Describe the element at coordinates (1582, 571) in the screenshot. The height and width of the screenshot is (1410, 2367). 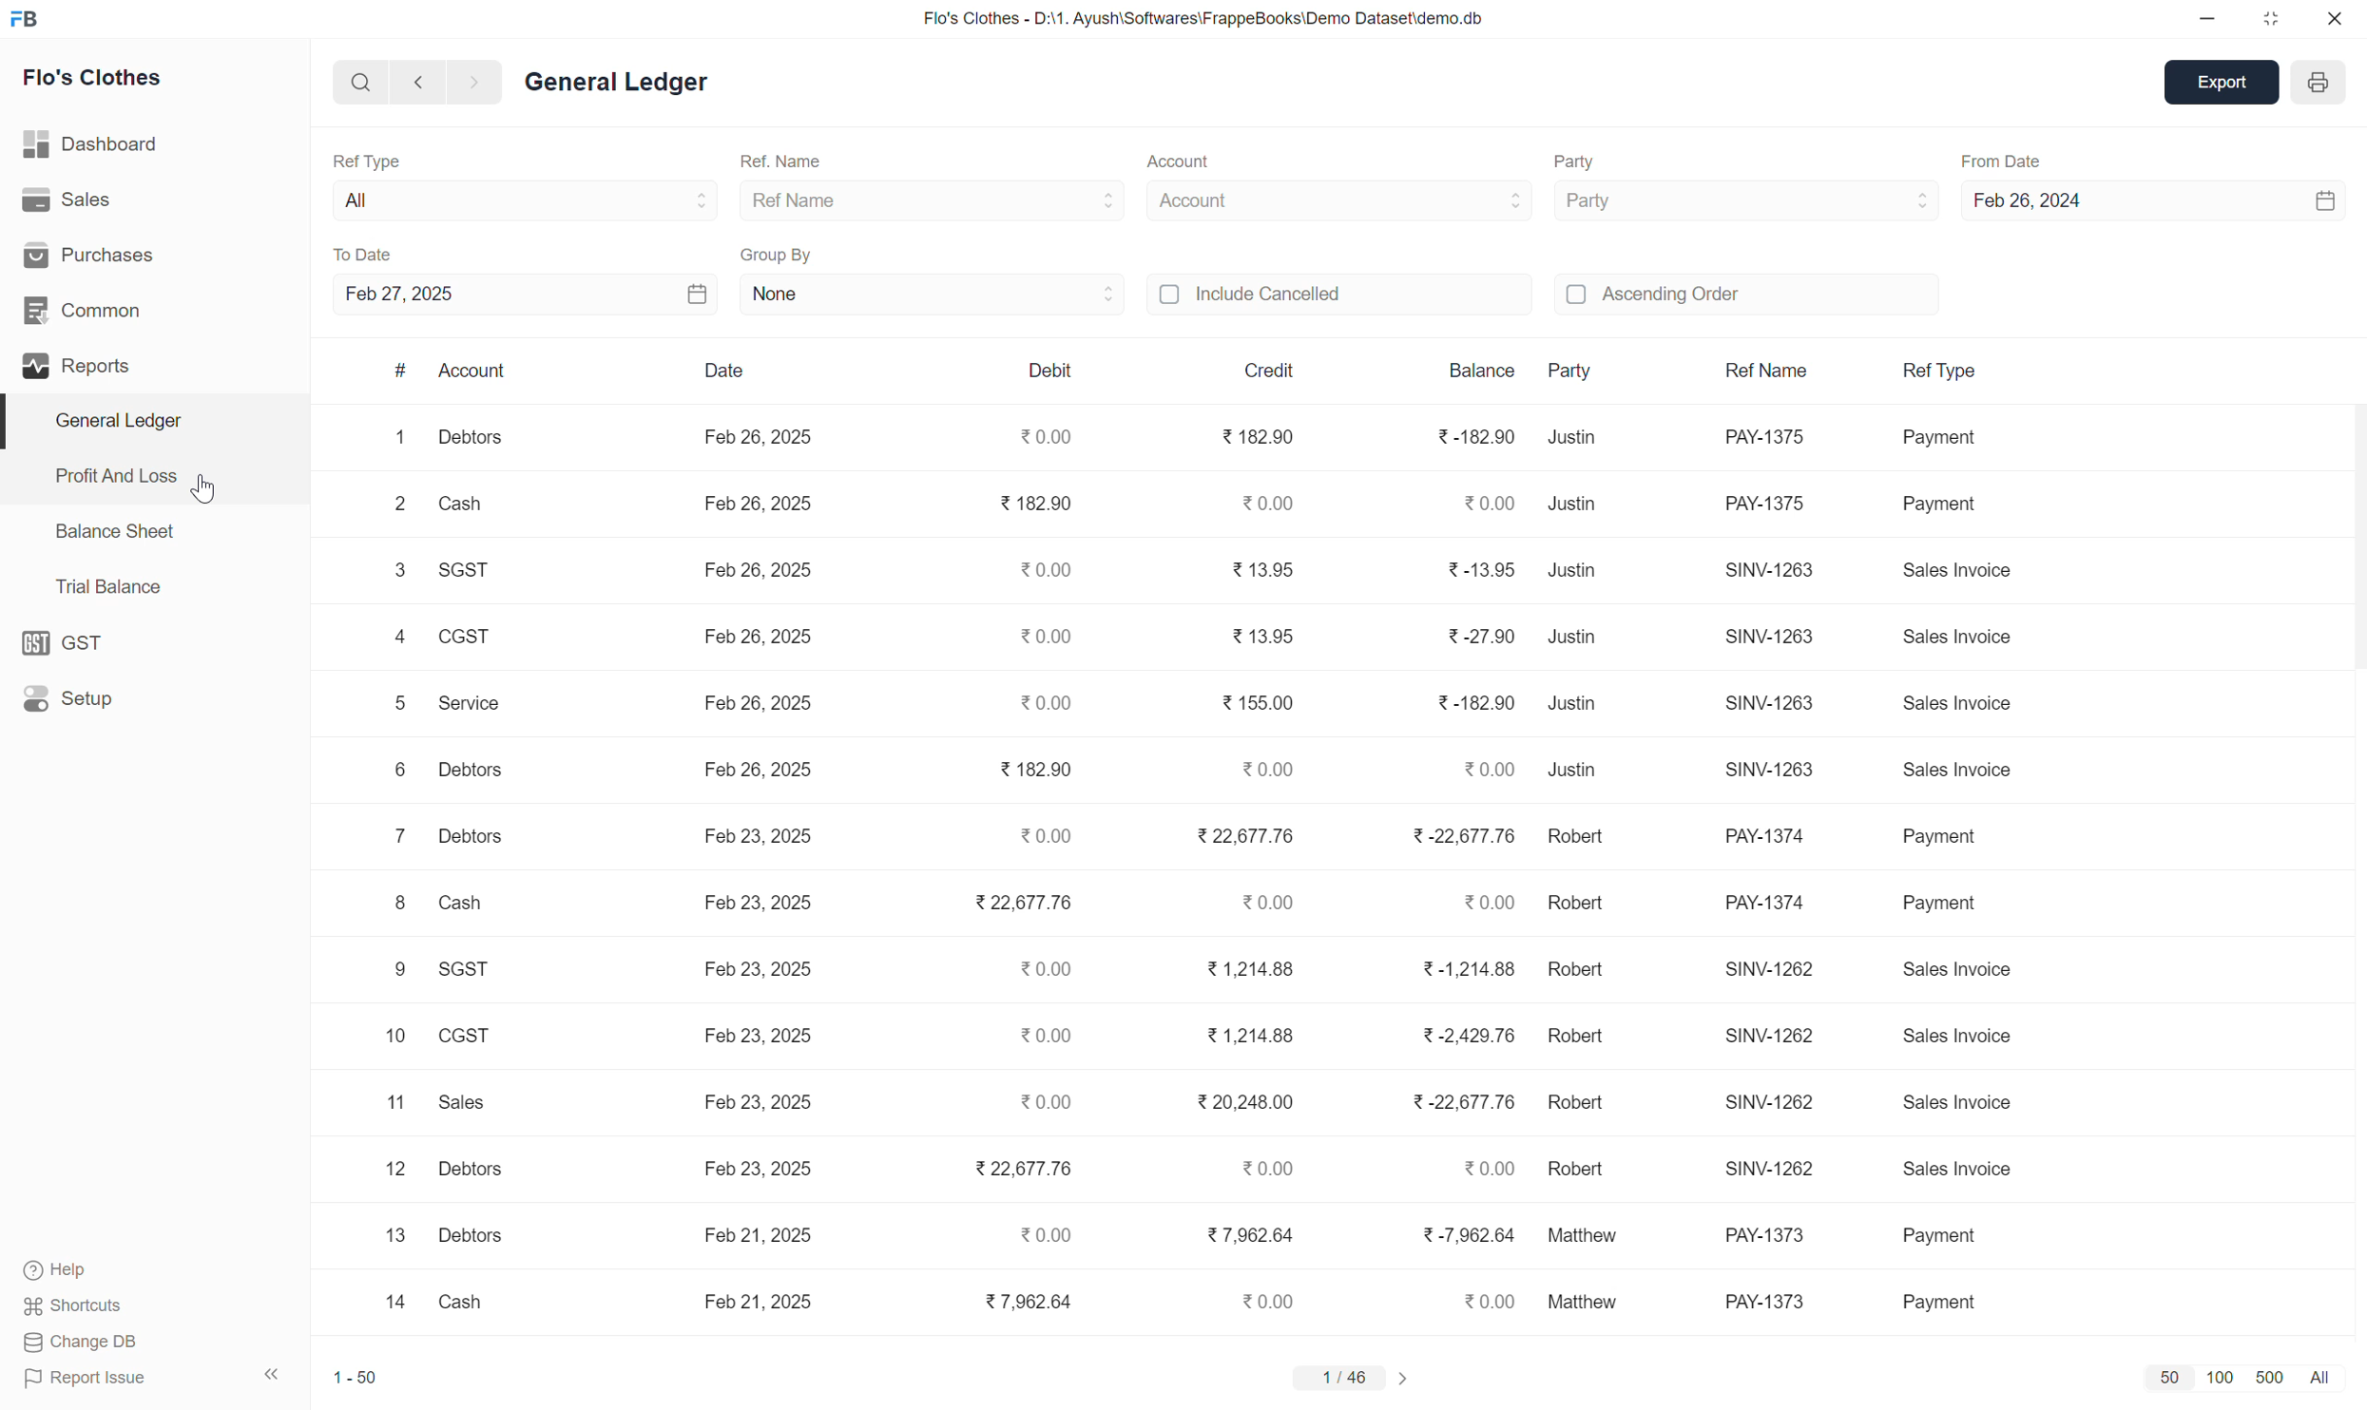
I see `Justin` at that location.